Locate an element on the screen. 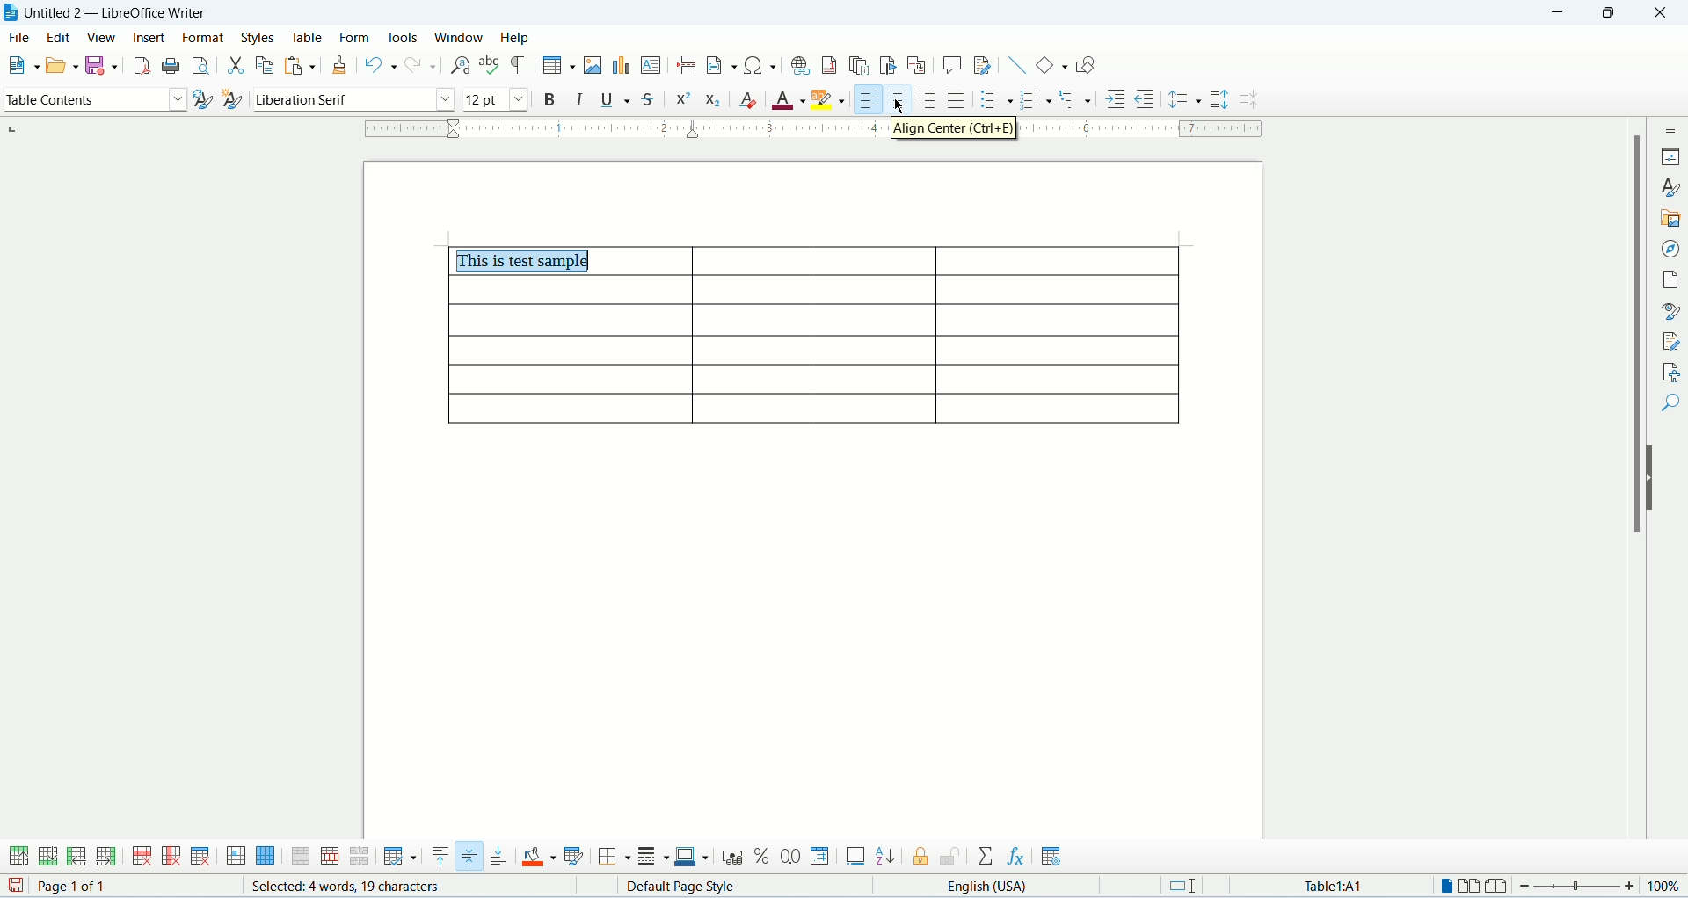 This screenshot has width=1688, height=898. insert page break is located at coordinates (688, 64).